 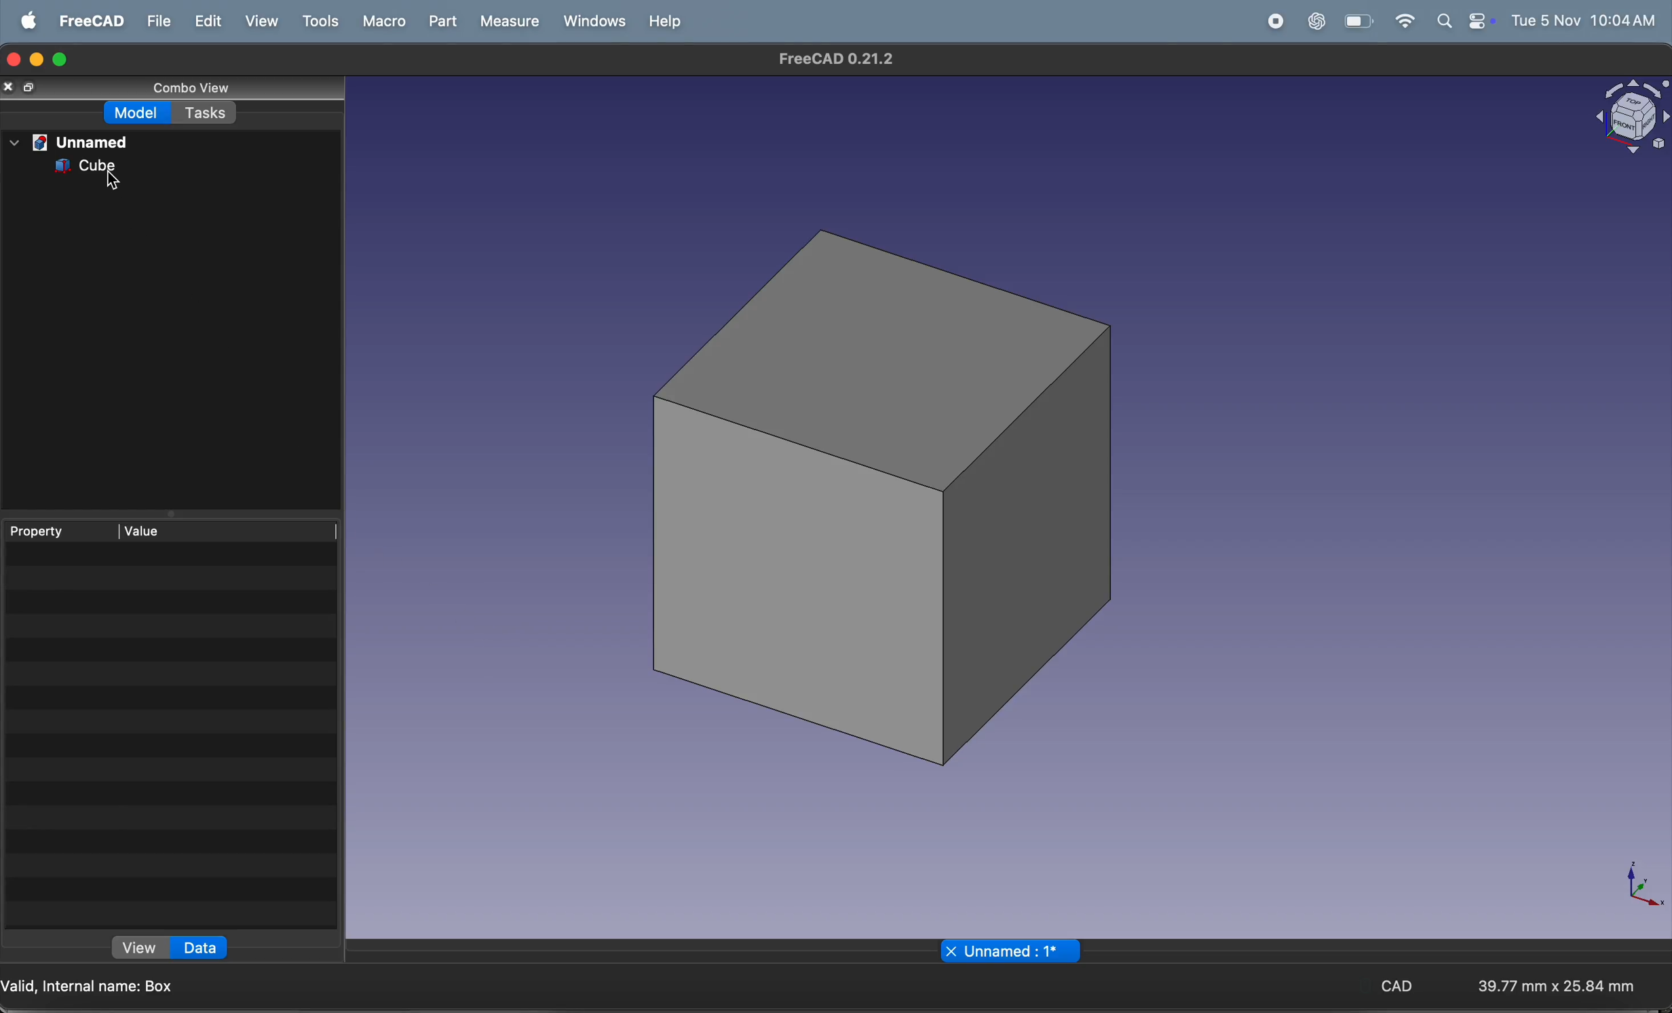 What do you see at coordinates (1552, 985) in the screenshot?
I see `aspect ratio` at bounding box center [1552, 985].